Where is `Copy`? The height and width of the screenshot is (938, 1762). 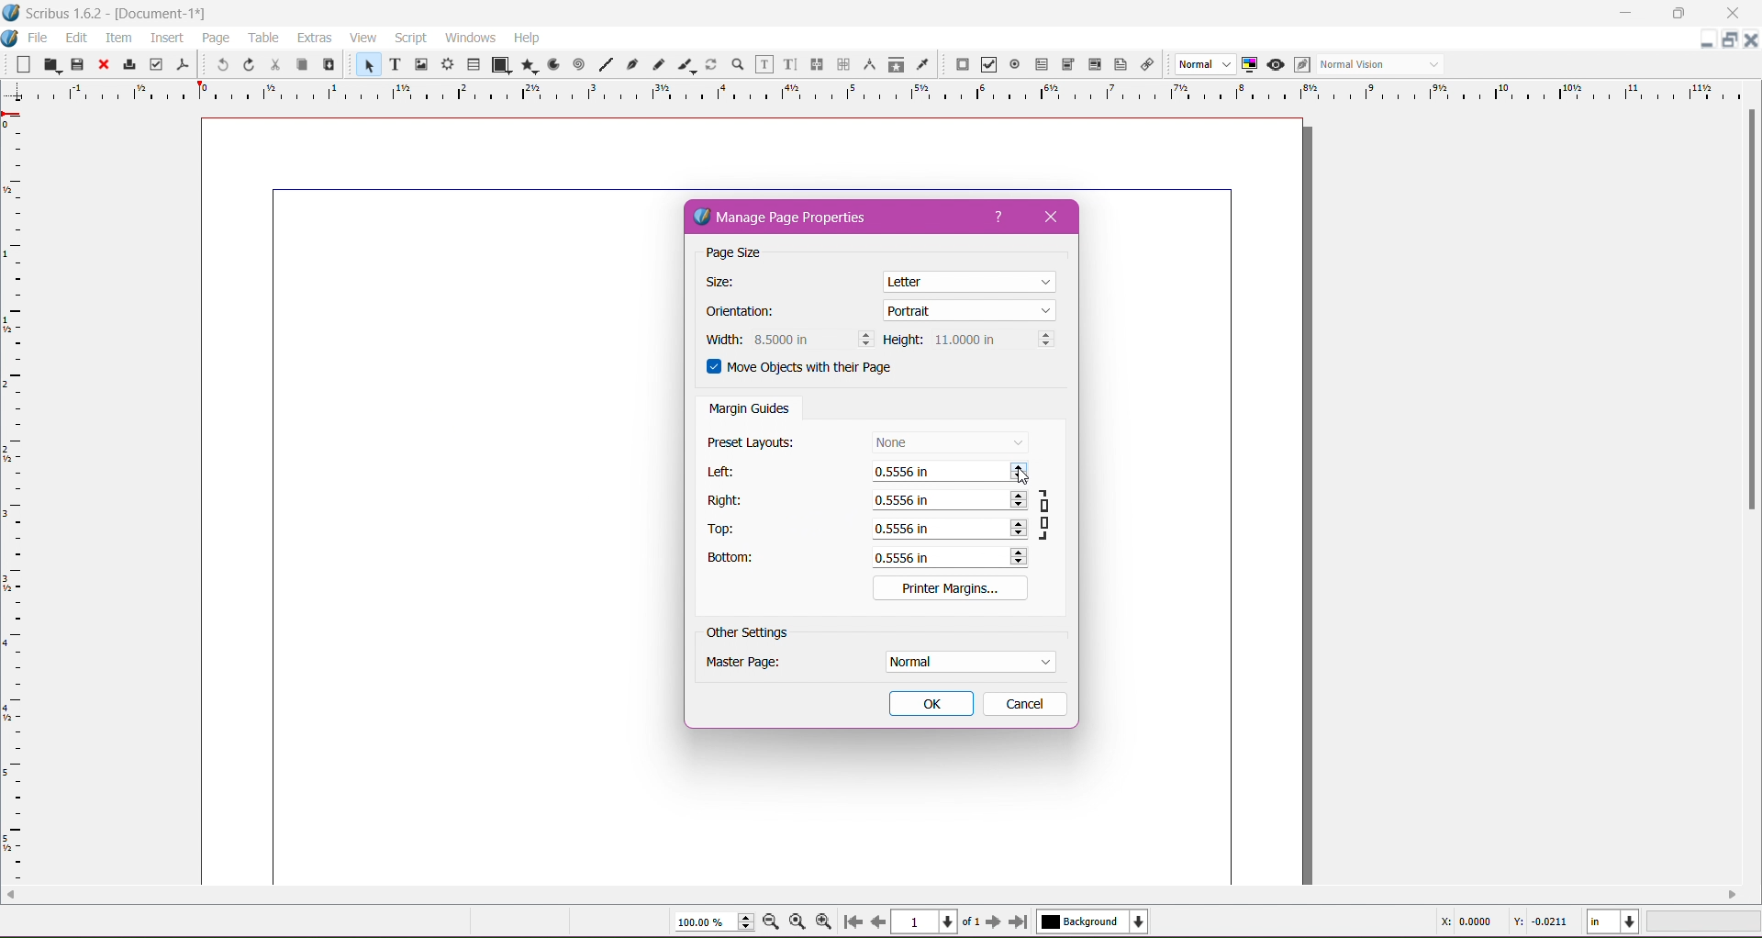 Copy is located at coordinates (300, 63).